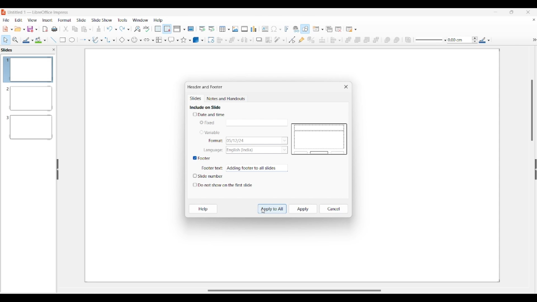  Describe the element at coordinates (305, 29) in the screenshot. I see `Show draw functions, highlighted` at that location.